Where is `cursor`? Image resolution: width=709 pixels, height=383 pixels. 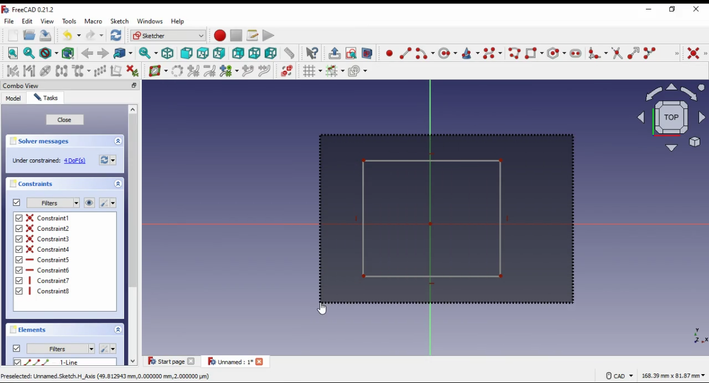 cursor is located at coordinates (323, 308).